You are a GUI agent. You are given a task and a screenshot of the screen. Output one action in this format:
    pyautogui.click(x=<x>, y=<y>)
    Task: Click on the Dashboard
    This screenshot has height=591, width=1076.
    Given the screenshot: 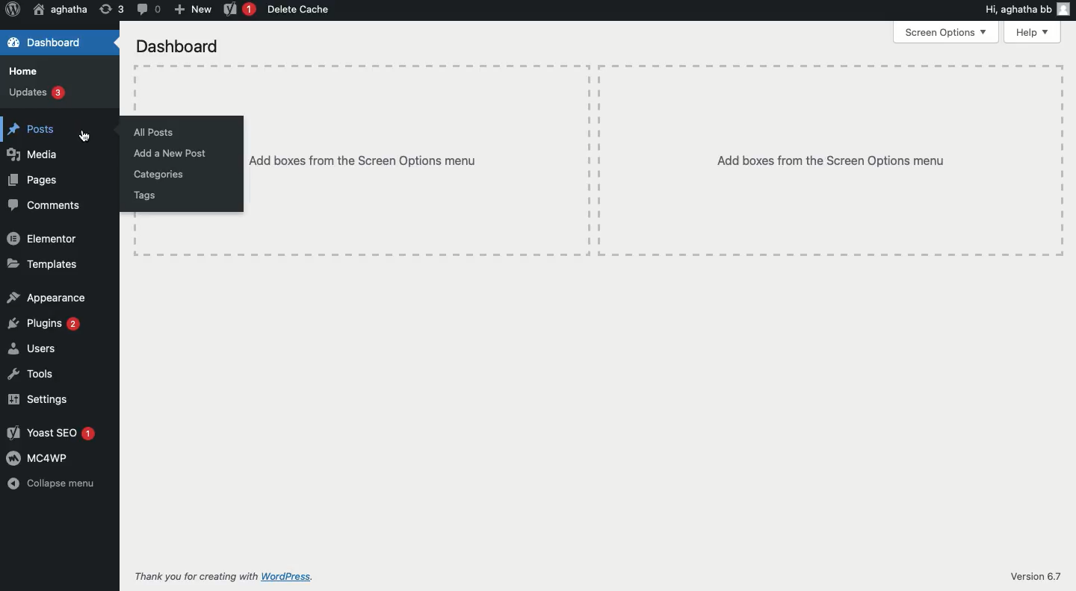 What is the action you would take?
    pyautogui.click(x=176, y=46)
    